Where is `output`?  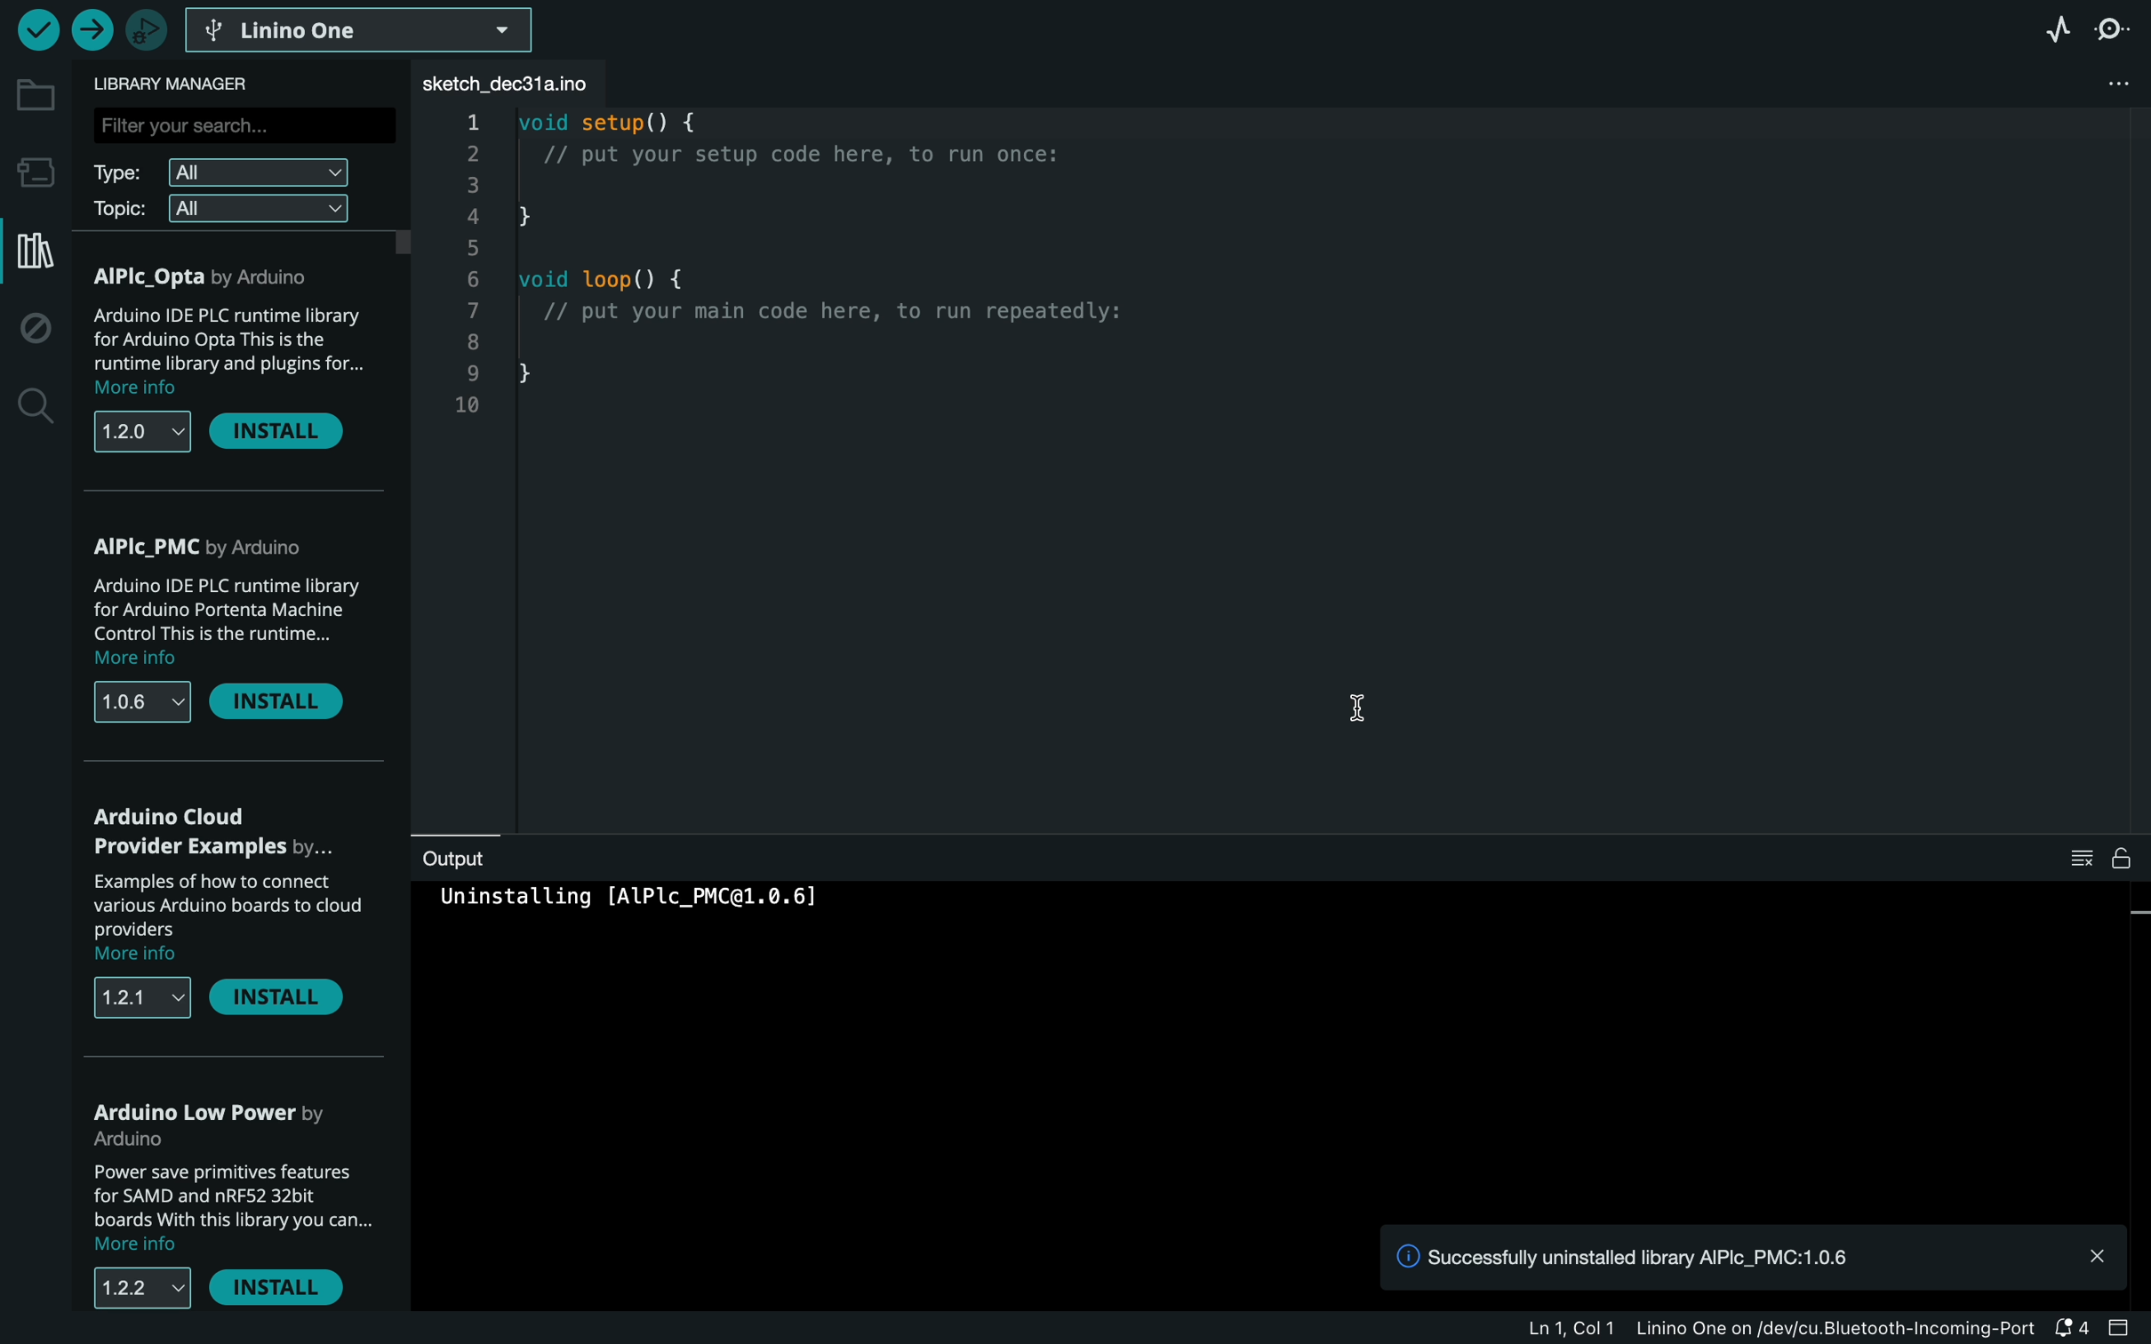
output is located at coordinates (467, 859).